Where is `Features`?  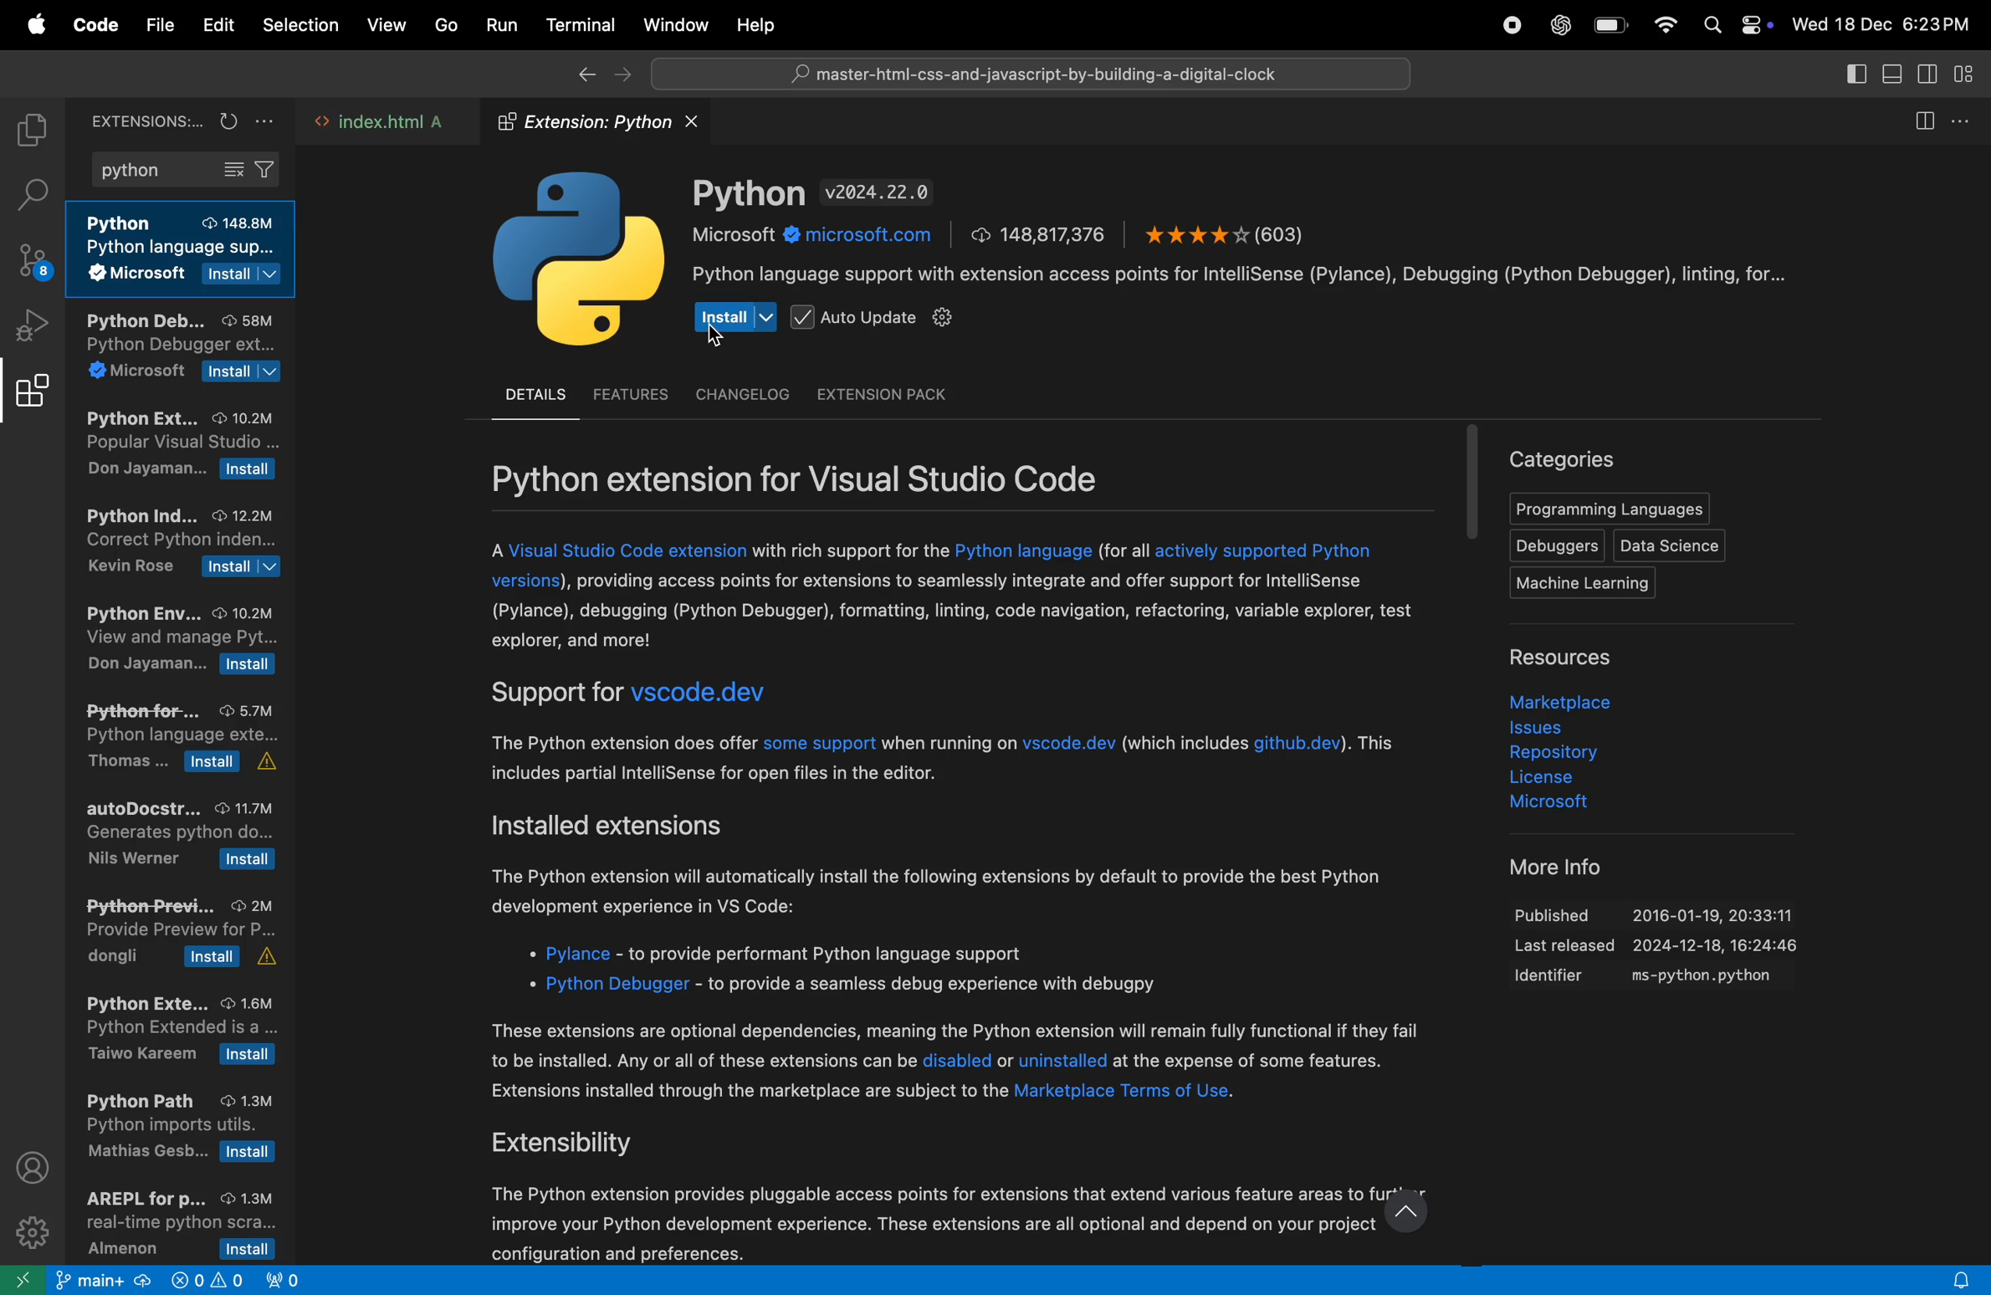 Features is located at coordinates (632, 392).